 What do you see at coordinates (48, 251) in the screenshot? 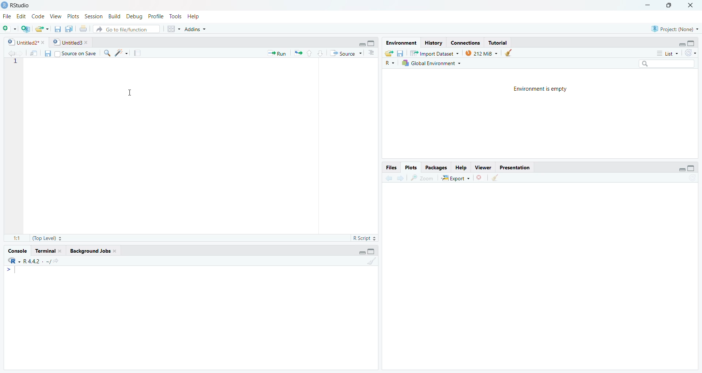
I see `terminal` at bounding box center [48, 251].